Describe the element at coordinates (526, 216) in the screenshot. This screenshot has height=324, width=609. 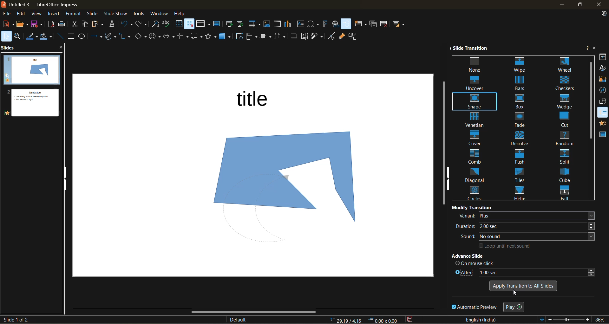
I see `variant` at that location.